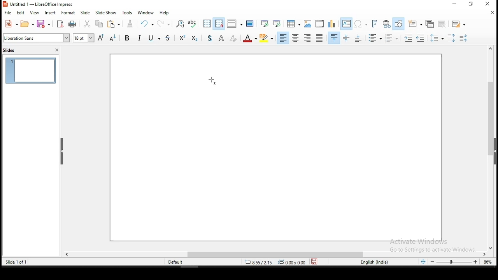 The width and height of the screenshot is (498, 280). What do you see at coordinates (314, 261) in the screenshot?
I see `save` at bounding box center [314, 261].